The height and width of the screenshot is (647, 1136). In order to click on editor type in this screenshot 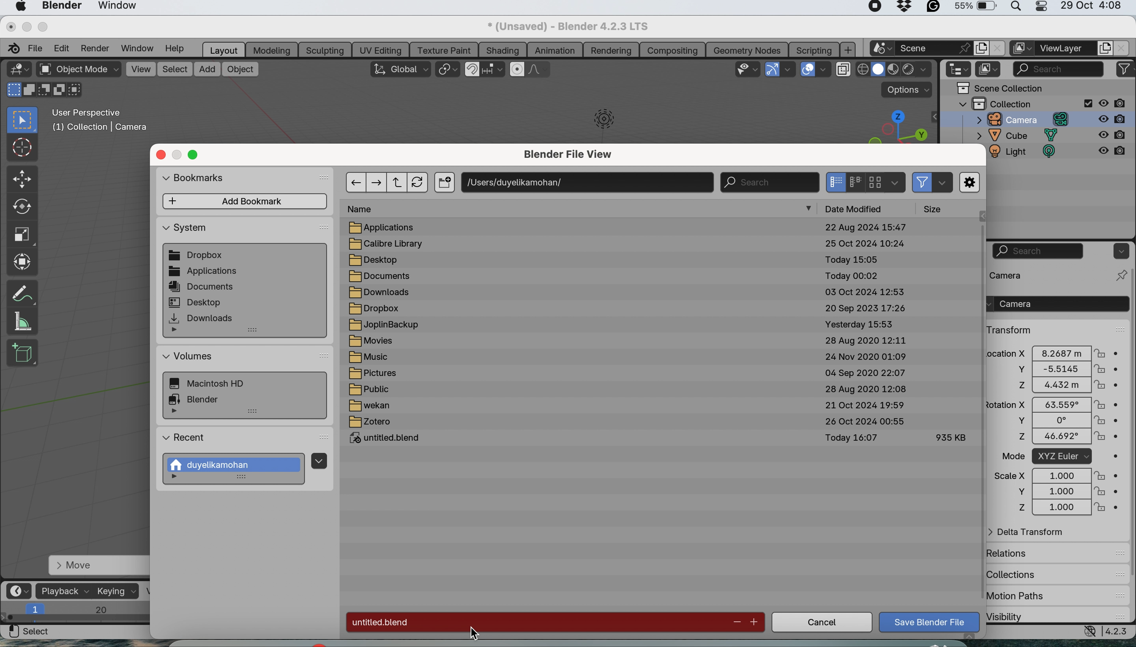, I will do `click(21, 590)`.